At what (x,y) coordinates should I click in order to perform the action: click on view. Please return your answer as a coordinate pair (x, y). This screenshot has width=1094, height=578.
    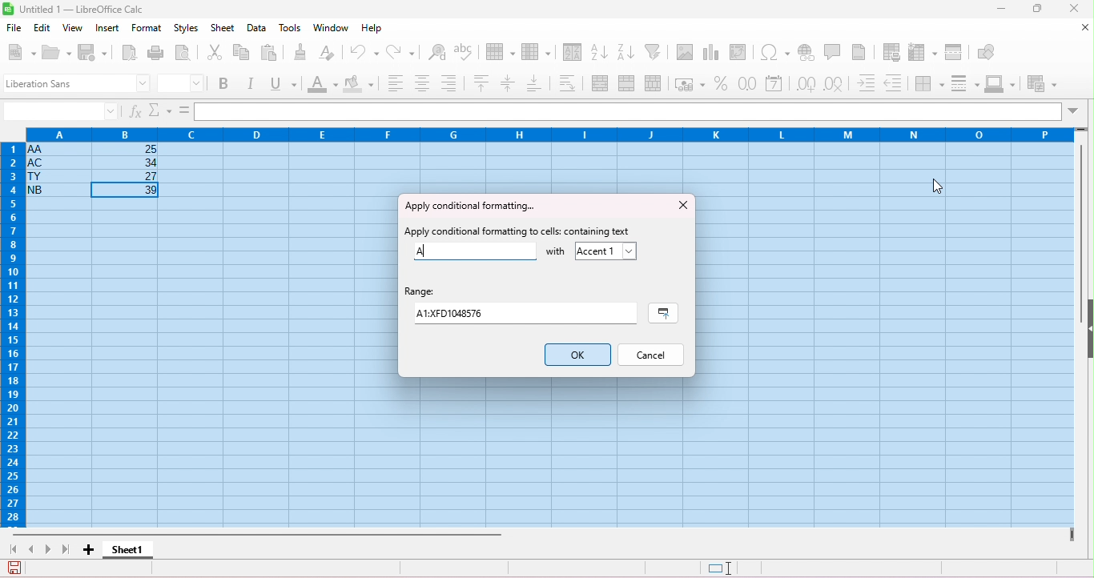
    Looking at the image, I should click on (72, 29).